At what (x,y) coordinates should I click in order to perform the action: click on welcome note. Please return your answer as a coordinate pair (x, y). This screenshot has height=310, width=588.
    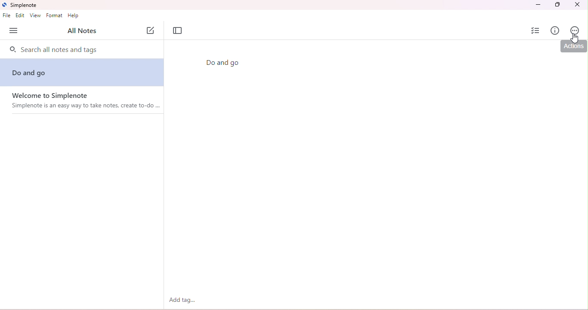
    Looking at the image, I should click on (84, 101).